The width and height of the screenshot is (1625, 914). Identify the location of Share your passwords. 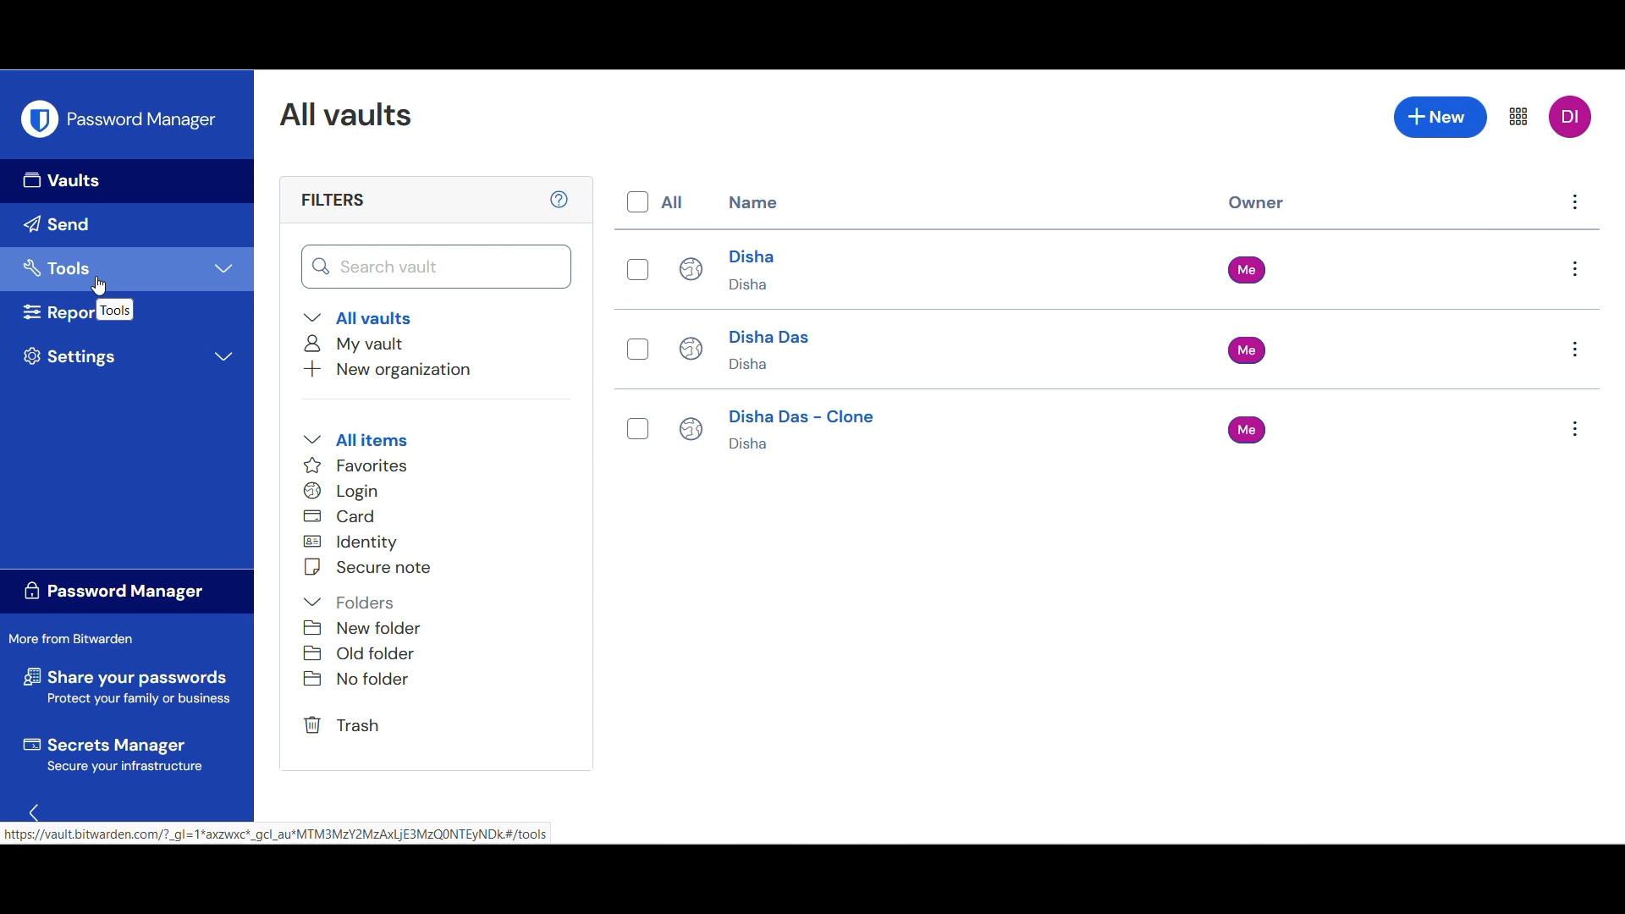
(127, 686).